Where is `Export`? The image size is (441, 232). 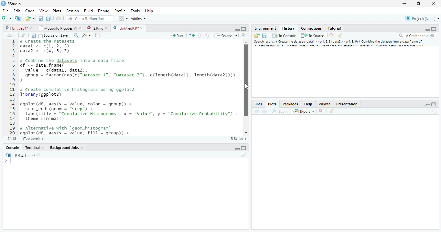 Export is located at coordinates (304, 111).